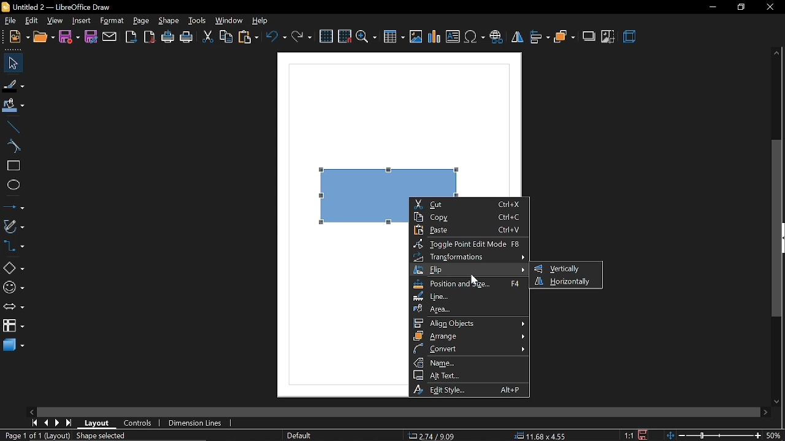 The width and height of the screenshot is (785, 441). I want to click on 3d shapes, so click(13, 346).